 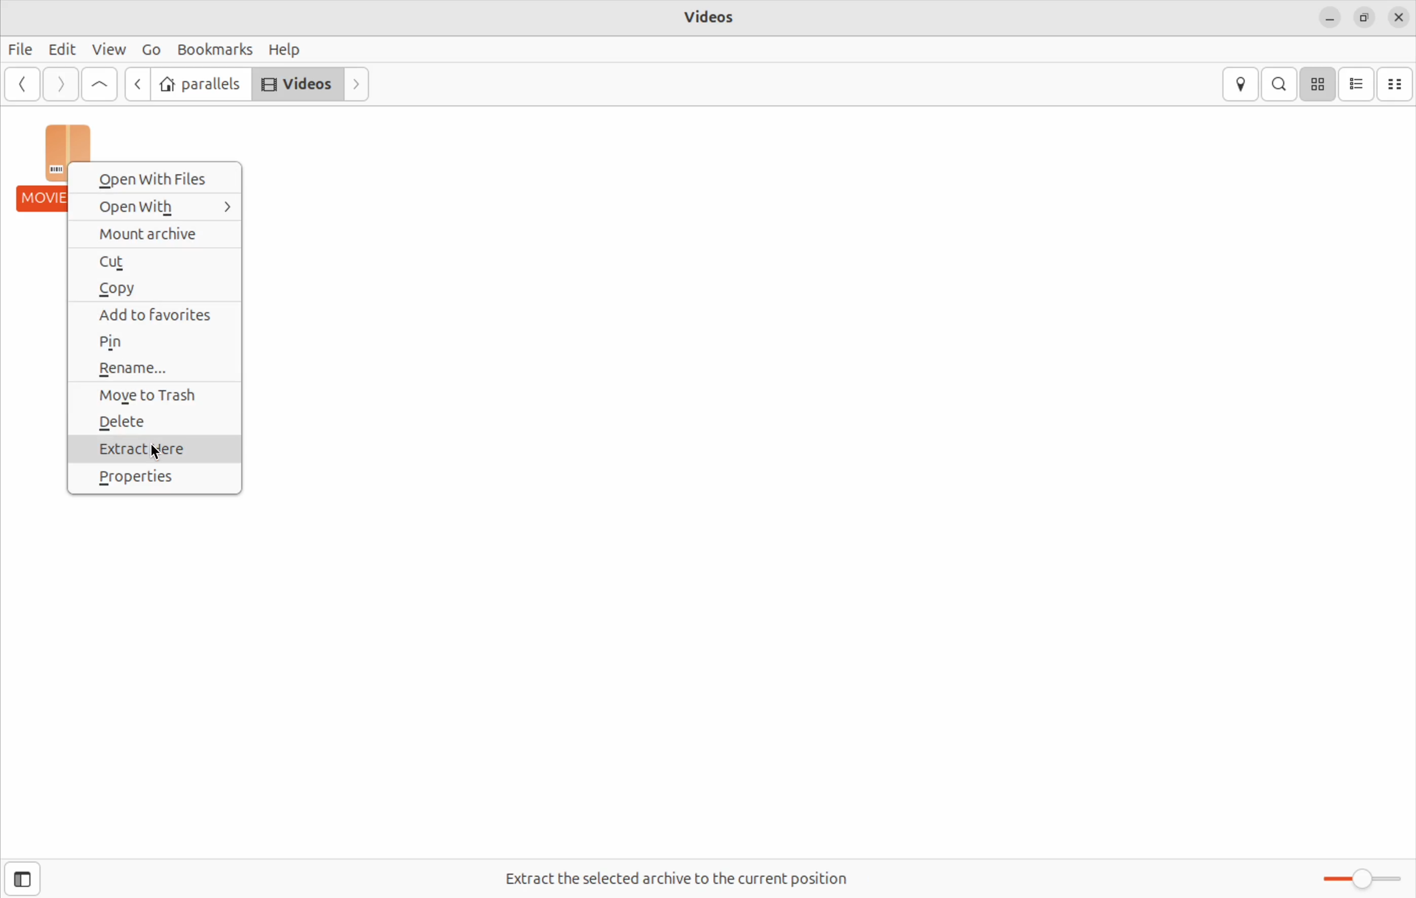 I want to click on show side bar, so click(x=23, y=878).